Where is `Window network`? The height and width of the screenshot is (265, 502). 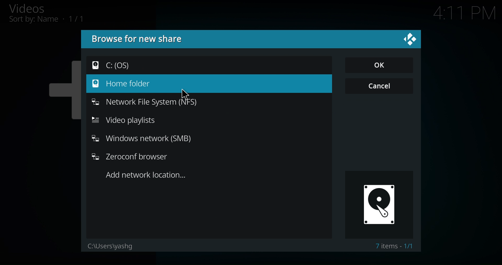
Window network is located at coordinates (141, 138).